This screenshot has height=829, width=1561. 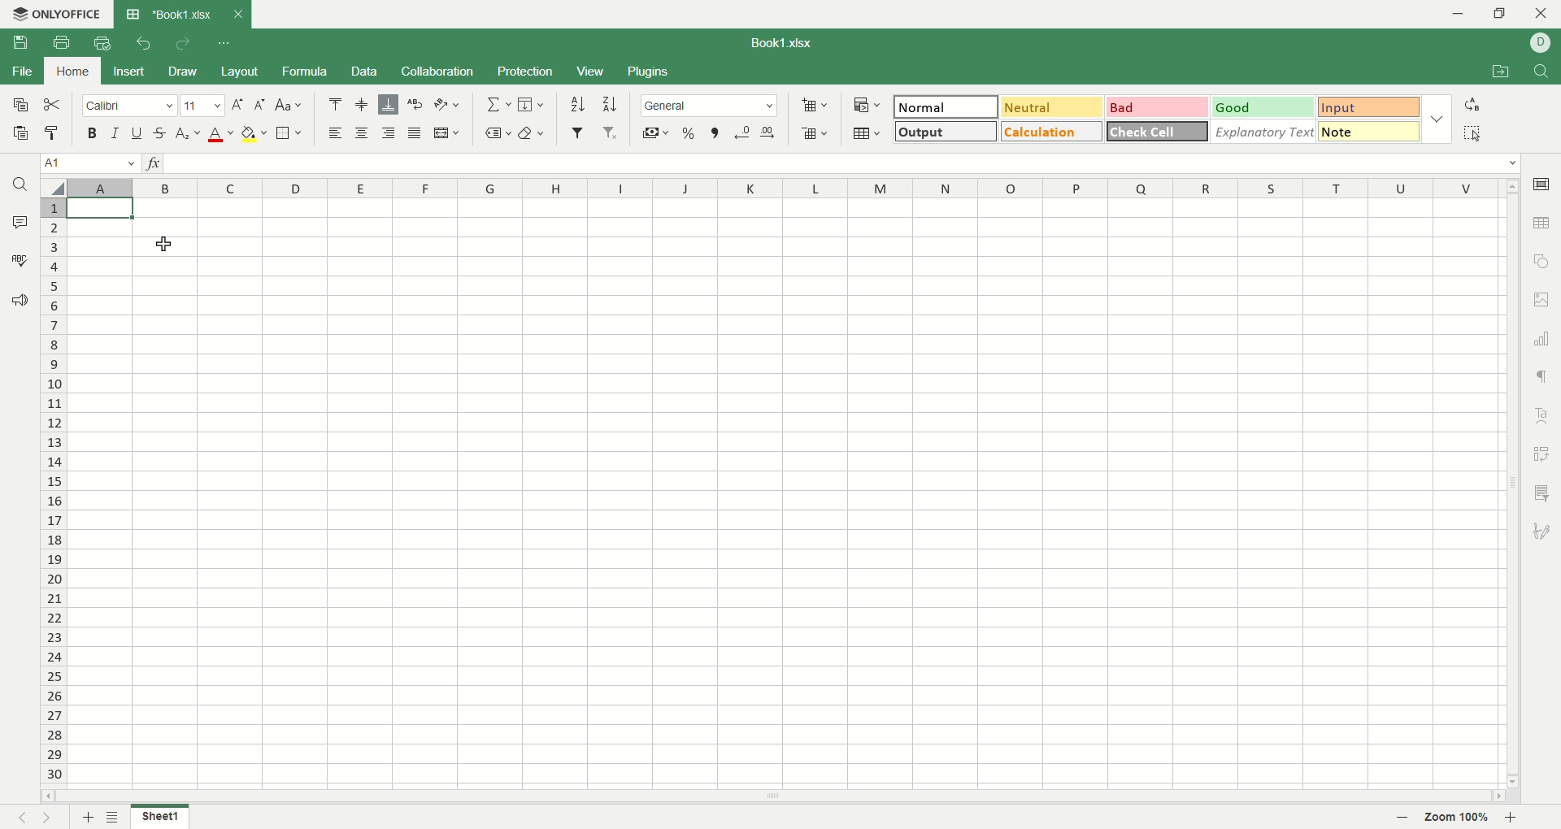 I want to click on output, so click(x=947, y=130).